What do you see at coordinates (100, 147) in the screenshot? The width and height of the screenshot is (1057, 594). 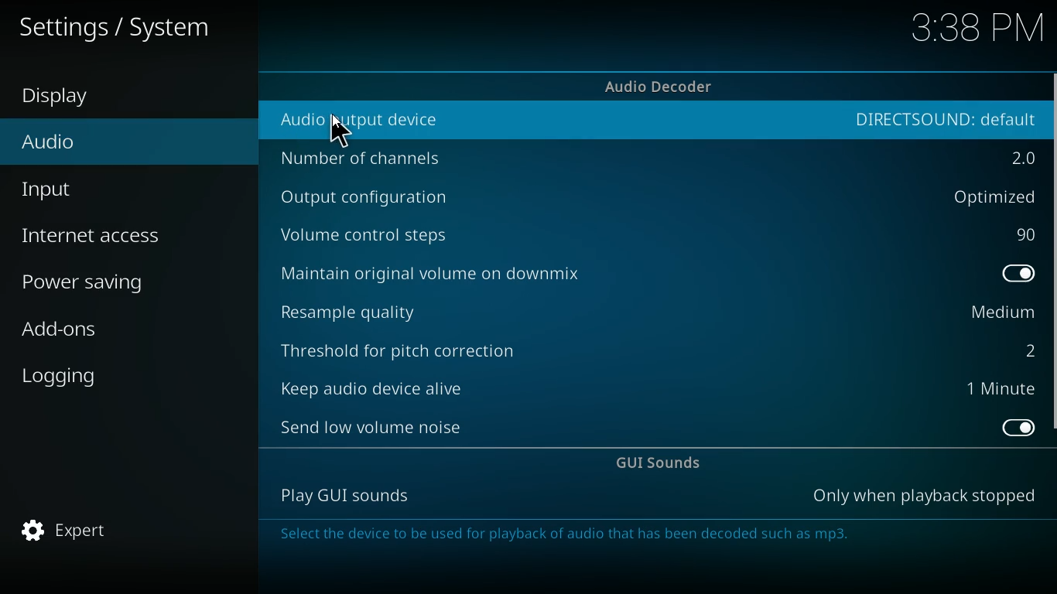 I see `audio` at bounding box center [100, 147].